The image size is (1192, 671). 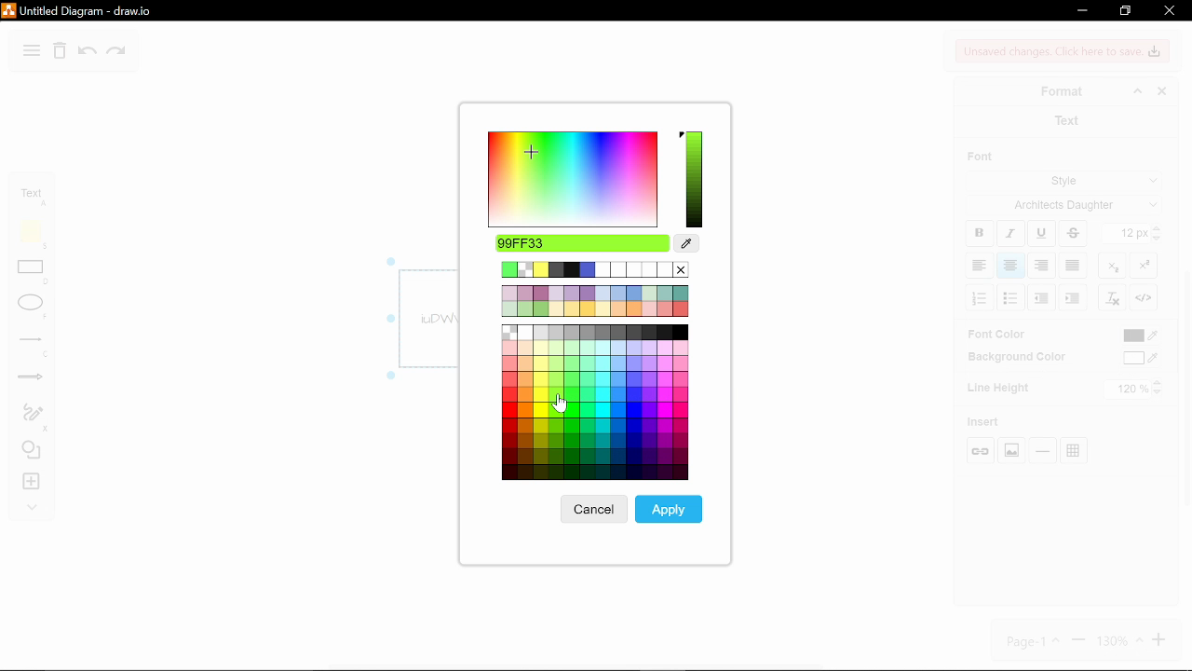 What do you see at coordinates (1125, 12) in the screenshot?
I see `restore down` at bounding box center [1125, 12].